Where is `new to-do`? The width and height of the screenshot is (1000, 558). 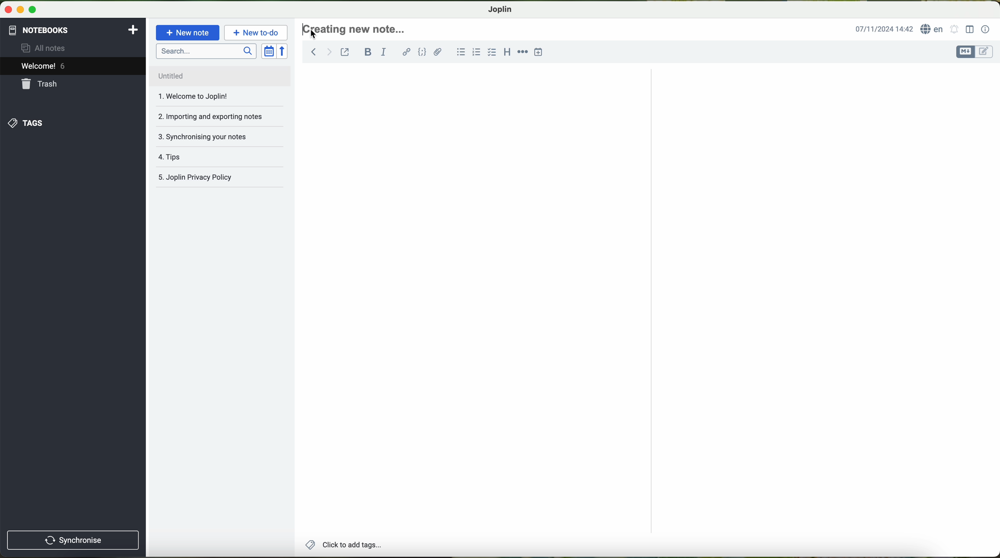 new to-do is located at coordinates (257, 33).